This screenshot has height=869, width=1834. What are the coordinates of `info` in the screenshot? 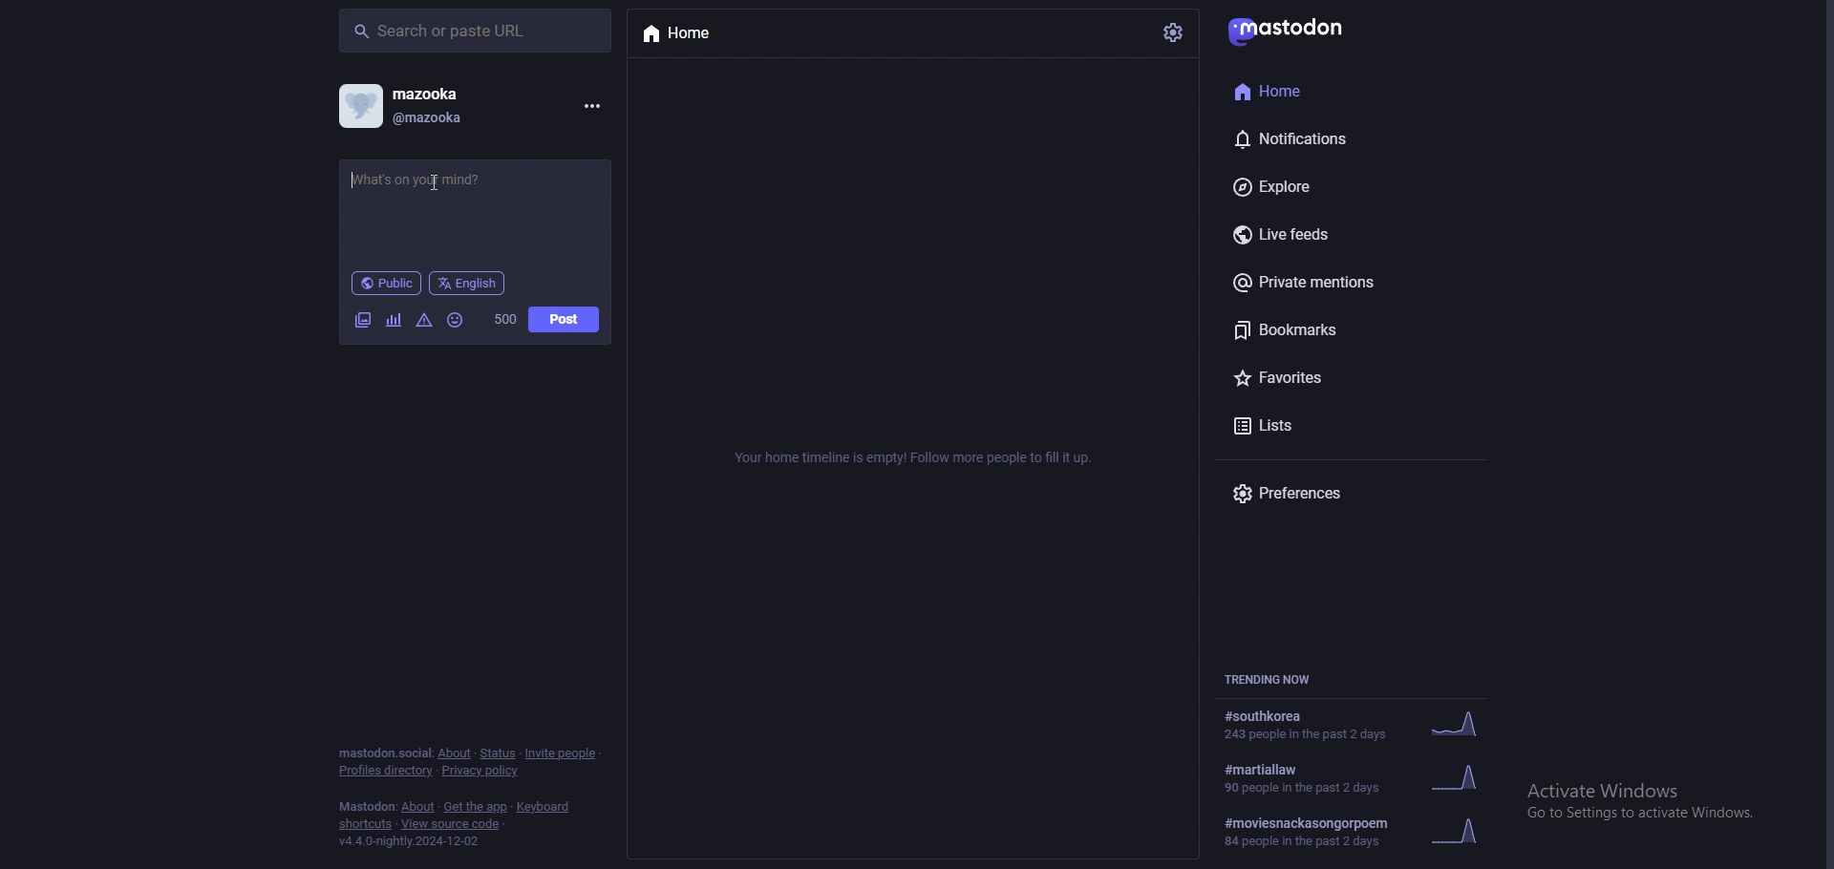 It's located at (909, 460).